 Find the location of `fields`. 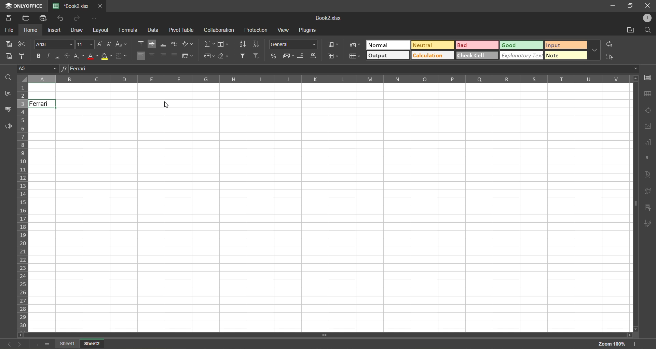

fields is located at coordinates (224, 44).